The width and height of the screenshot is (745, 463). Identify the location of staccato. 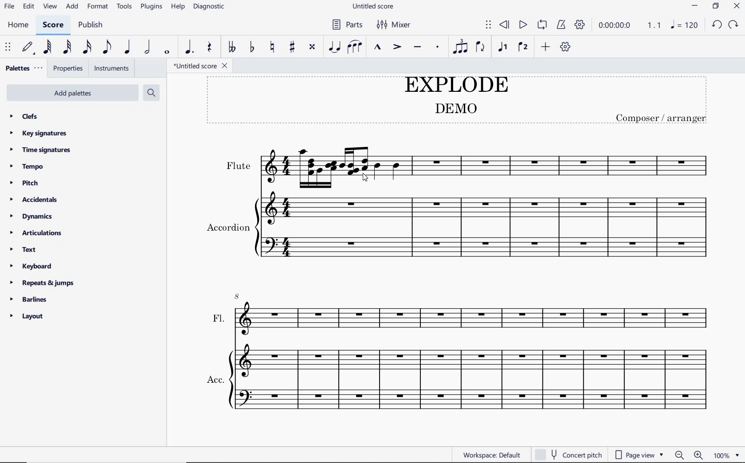
(437, 47).